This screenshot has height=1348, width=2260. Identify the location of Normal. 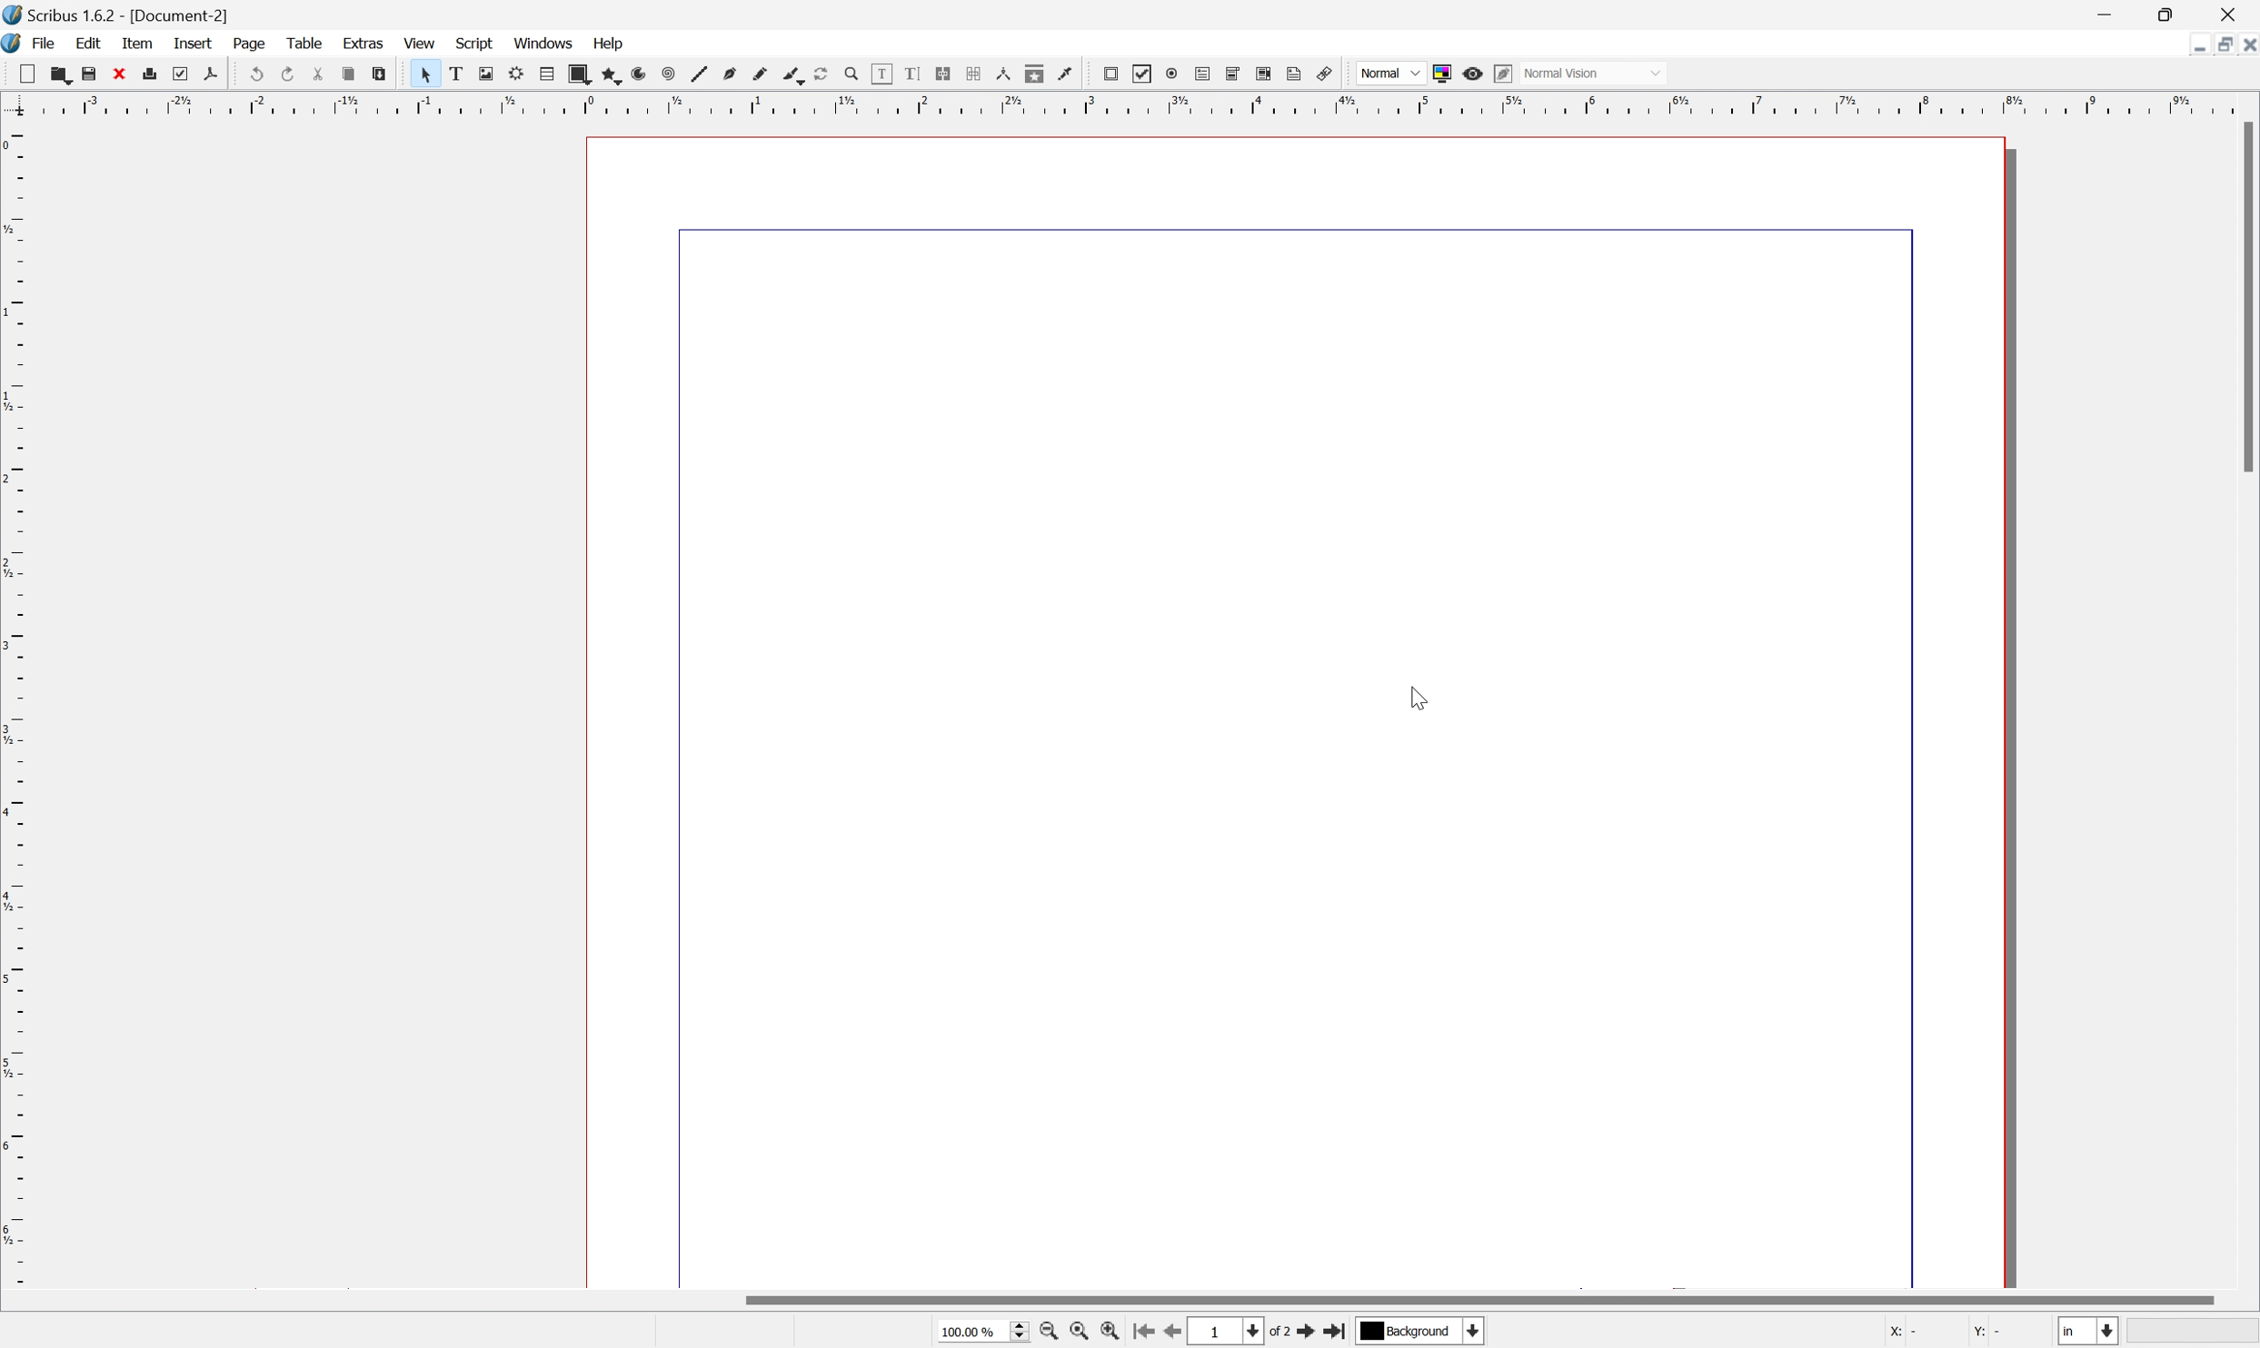
(1387, 73).